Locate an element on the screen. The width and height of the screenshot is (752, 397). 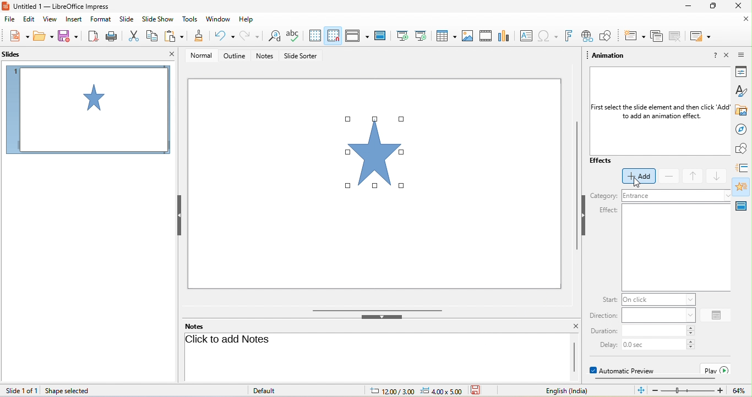
slide sorter is located at coordinates (305, 57).